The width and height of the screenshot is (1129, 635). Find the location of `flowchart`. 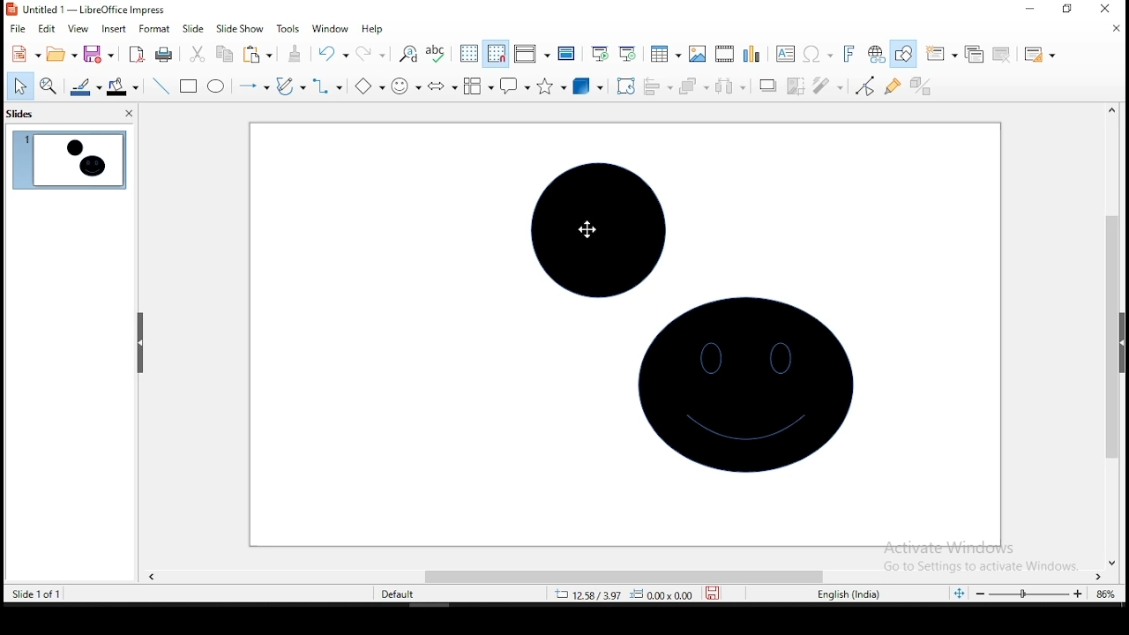

flowchart is located at coordinates (478, 88).